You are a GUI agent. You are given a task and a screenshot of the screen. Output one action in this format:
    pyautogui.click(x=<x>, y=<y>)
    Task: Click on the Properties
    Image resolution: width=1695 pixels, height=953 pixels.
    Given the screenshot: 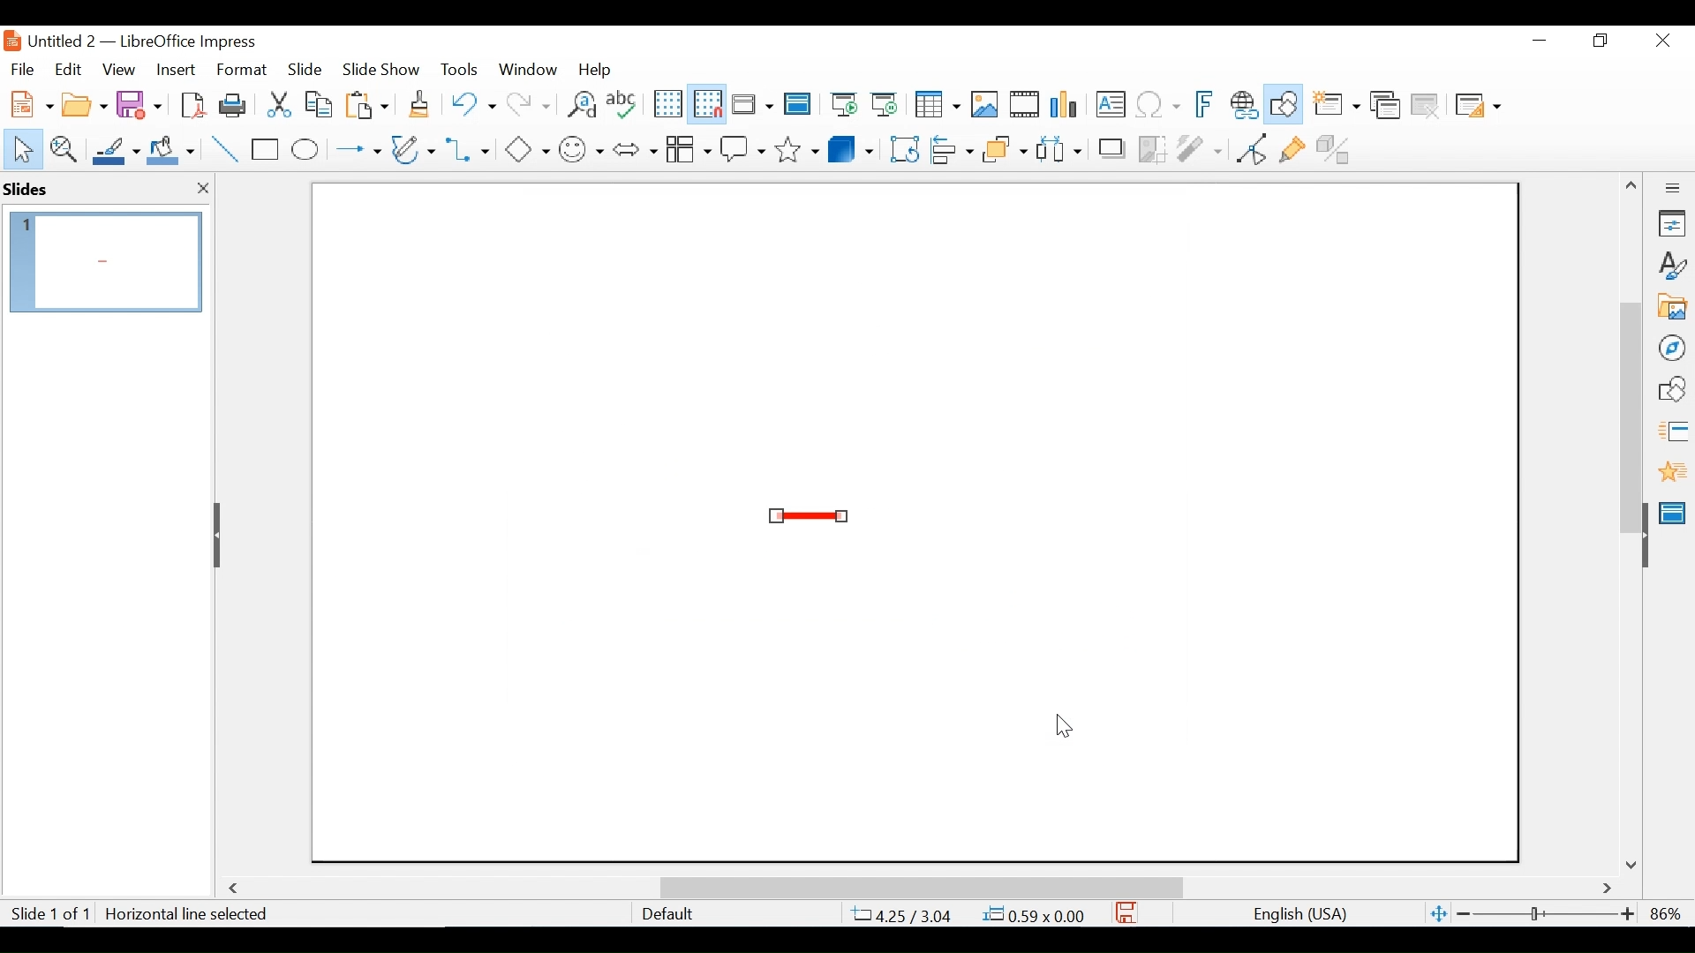 What is the action you would take?
    pyautogui.click(x=1672, y=223)
    